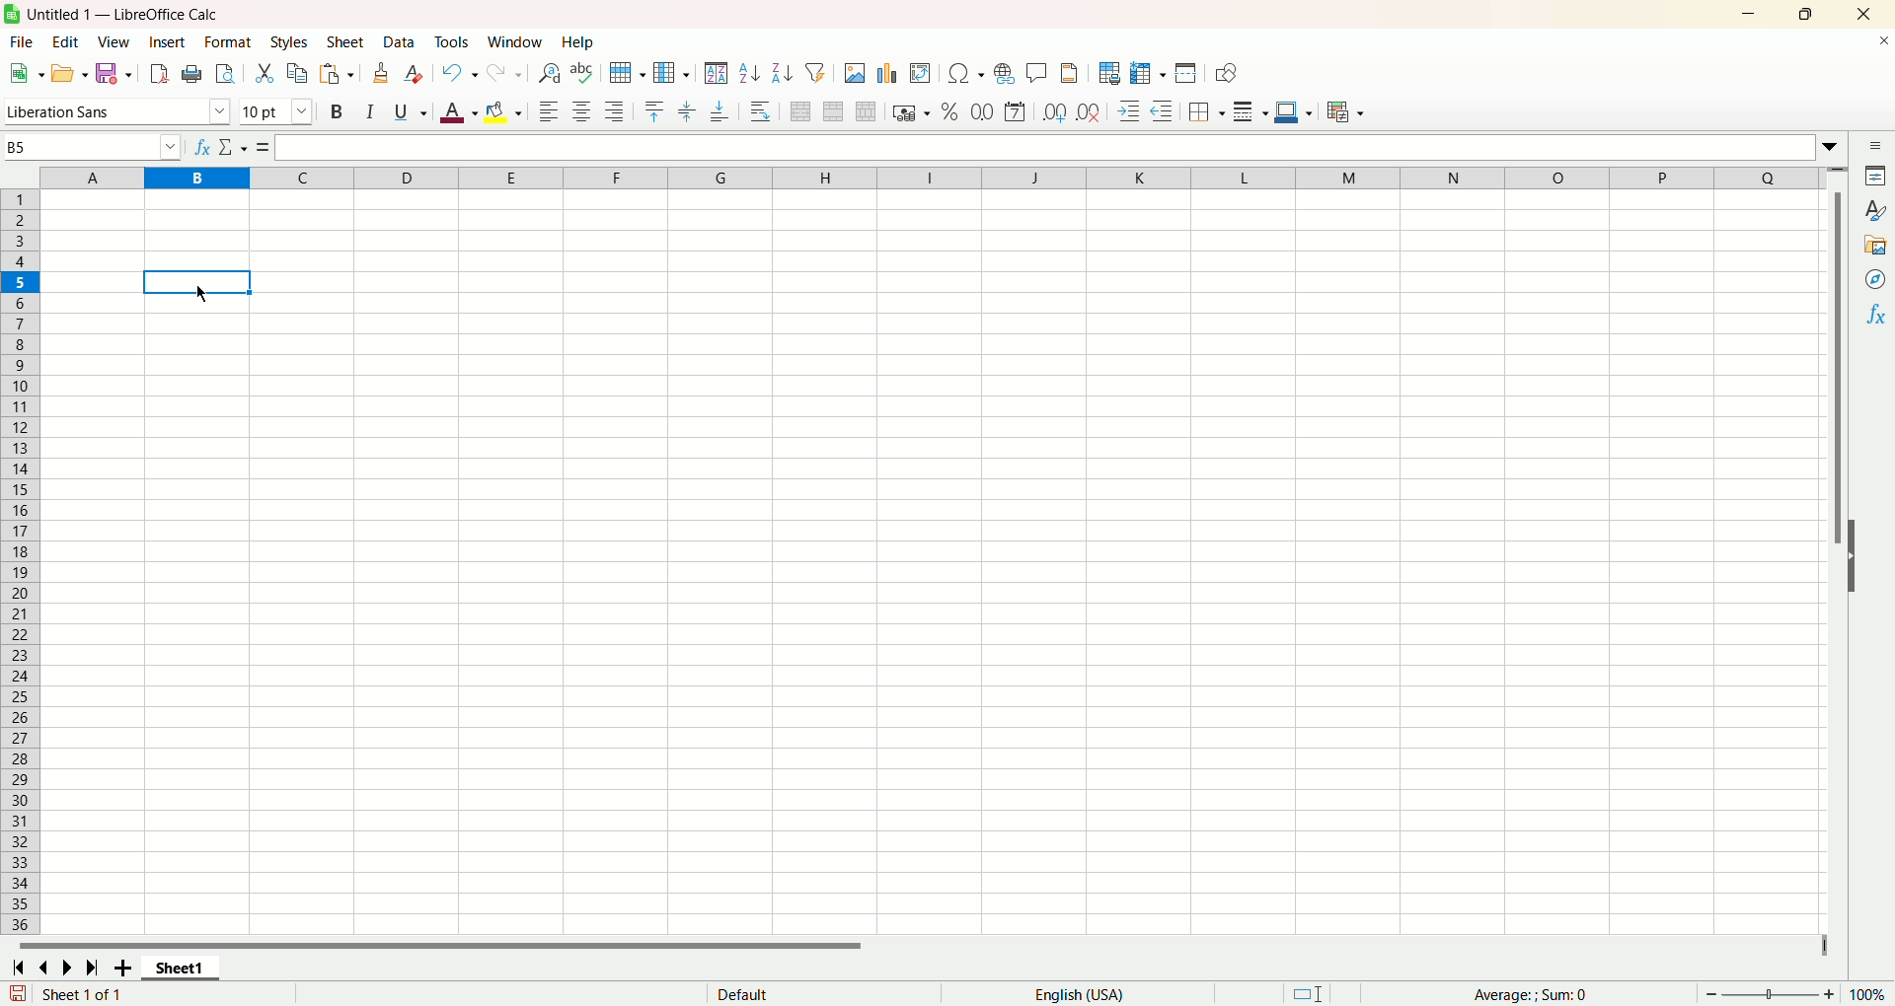  Describe the element at coordinates (582, 111) in the screenshot. I see `align center` at that location.